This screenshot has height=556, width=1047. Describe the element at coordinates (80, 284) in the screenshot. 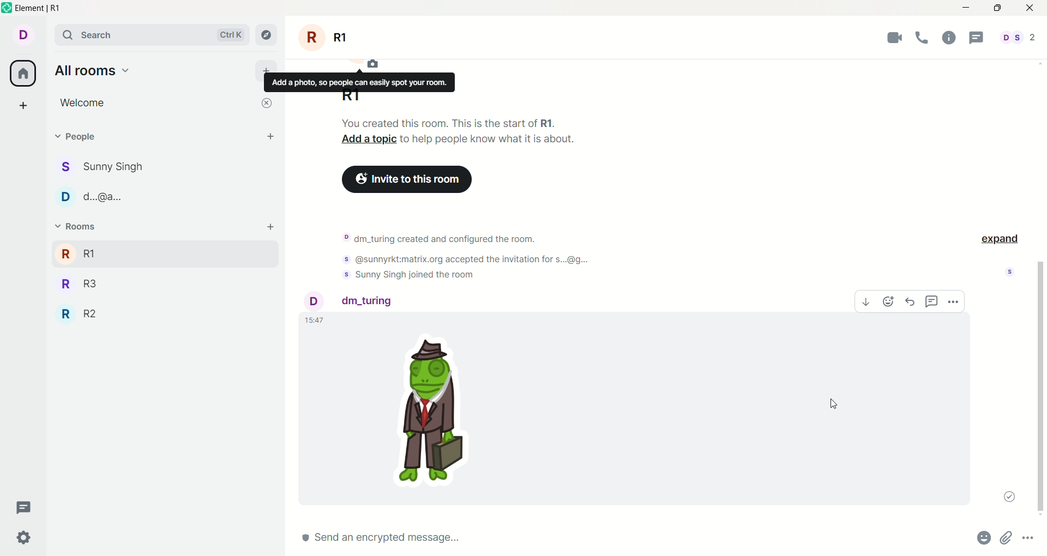

I see `R3 room` at that location.